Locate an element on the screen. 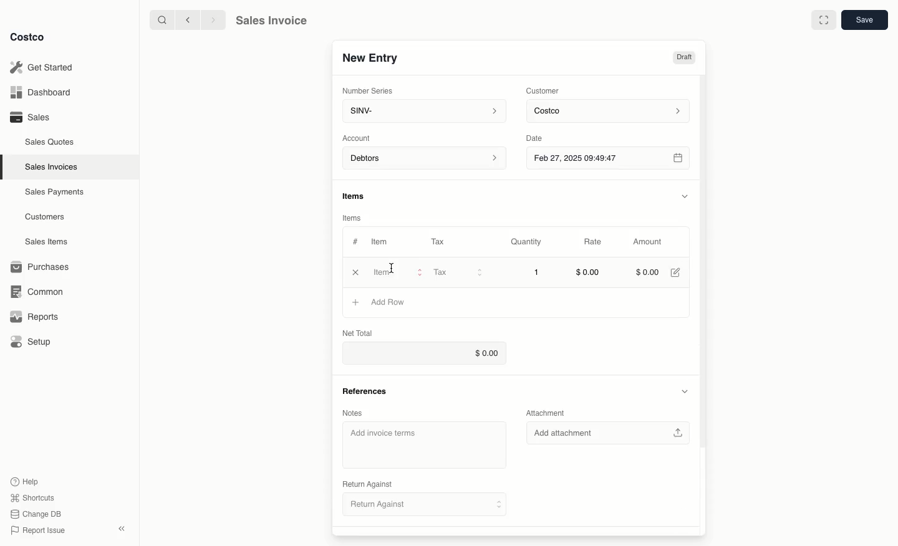 This screenshot has width=898, height=546. ‘Add invoice terms is located at coordinates (424, 445).